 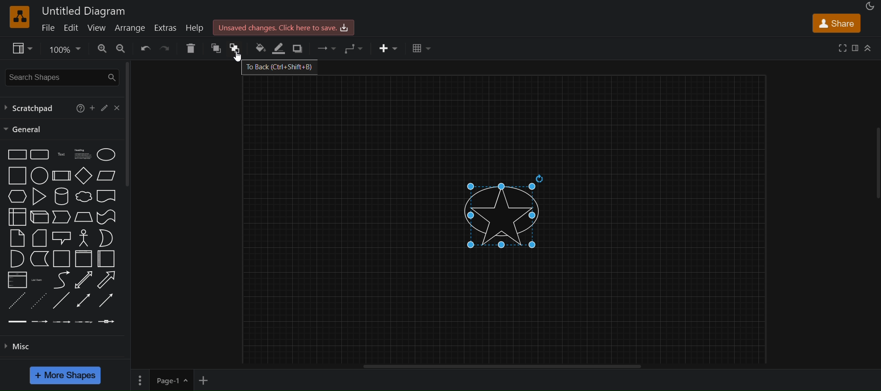 I want to click on list item, so click(x=38, y=280).